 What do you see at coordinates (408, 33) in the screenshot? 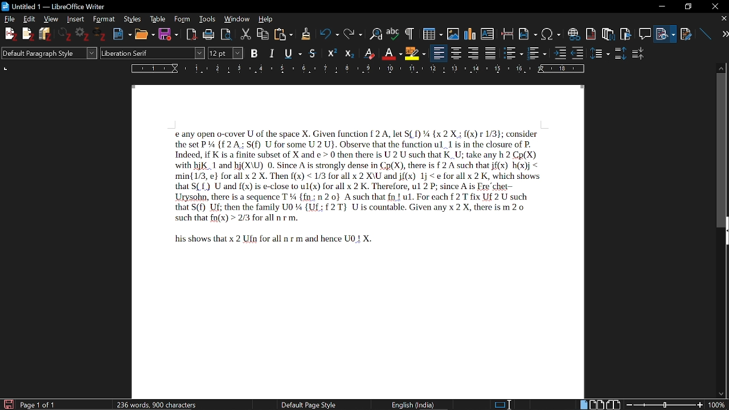
I see `` at bounding box center [408, 33].